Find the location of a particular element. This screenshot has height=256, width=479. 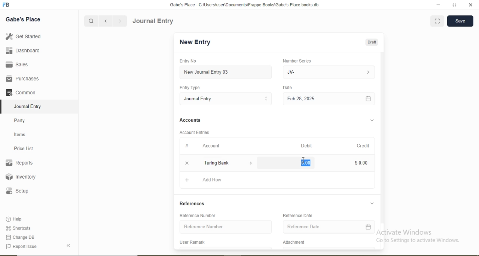

minimize is located at coordinates (437, 5).